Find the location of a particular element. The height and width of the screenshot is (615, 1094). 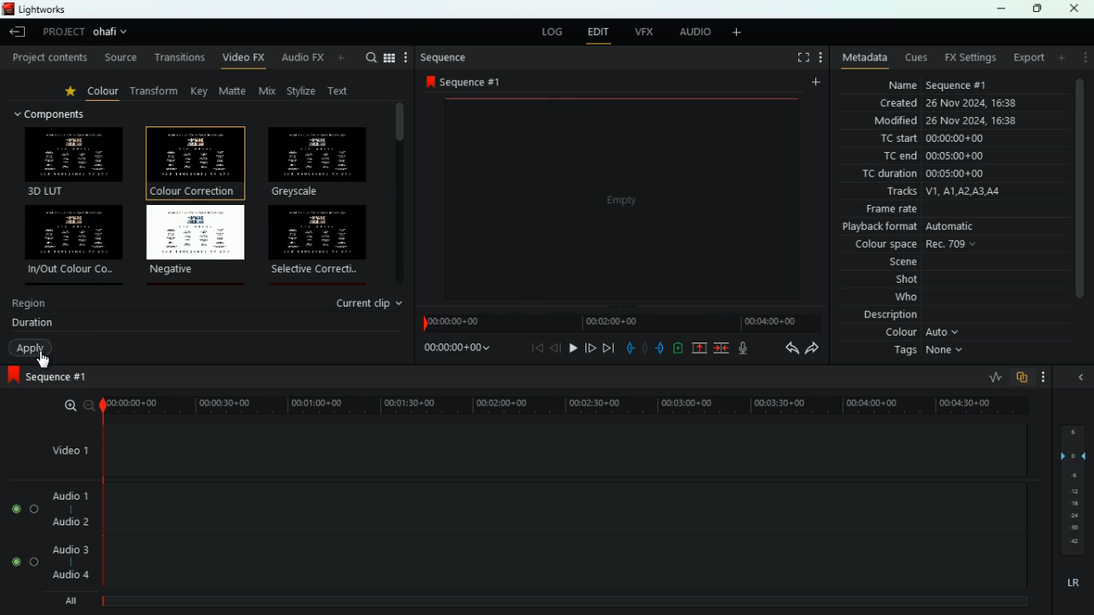

project name is located at coordinates (113, 32).